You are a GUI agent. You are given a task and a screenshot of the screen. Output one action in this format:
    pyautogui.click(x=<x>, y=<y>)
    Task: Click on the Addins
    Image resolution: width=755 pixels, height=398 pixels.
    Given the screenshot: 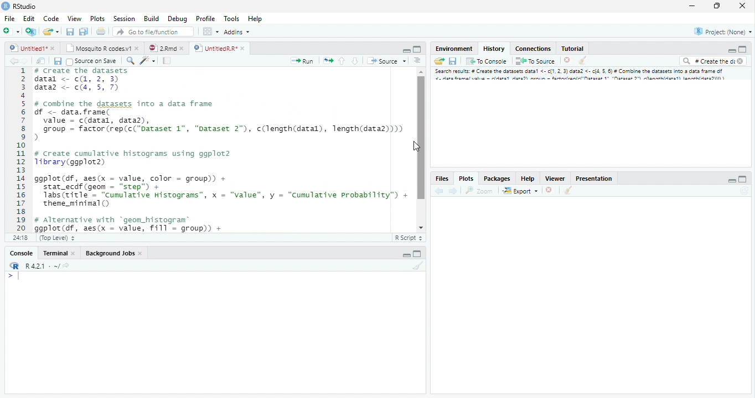 What is the action you would take?
    pyautogui.click(x=237, y=33)
    